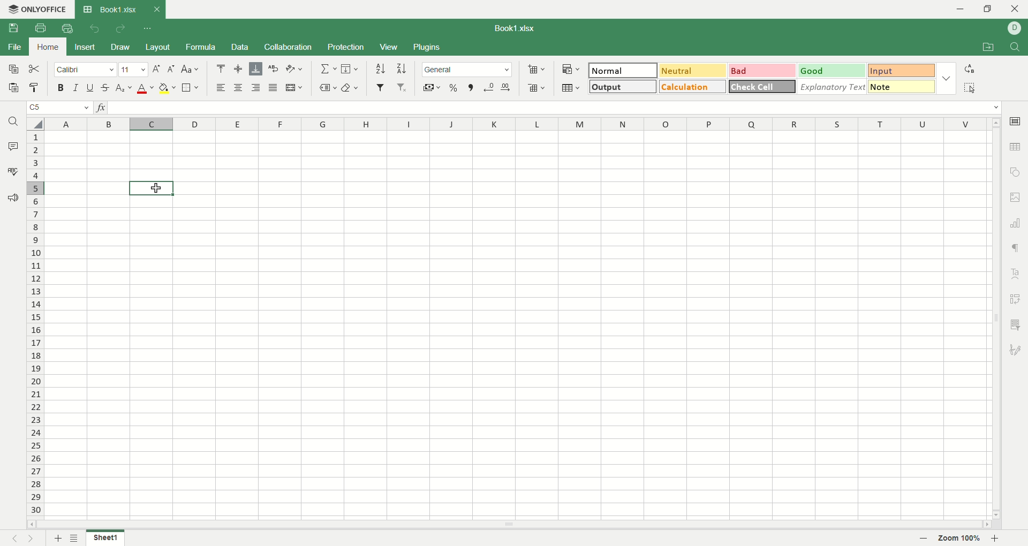 The image size is (1028, 546). I want to click on spell check, so click(12, 171).